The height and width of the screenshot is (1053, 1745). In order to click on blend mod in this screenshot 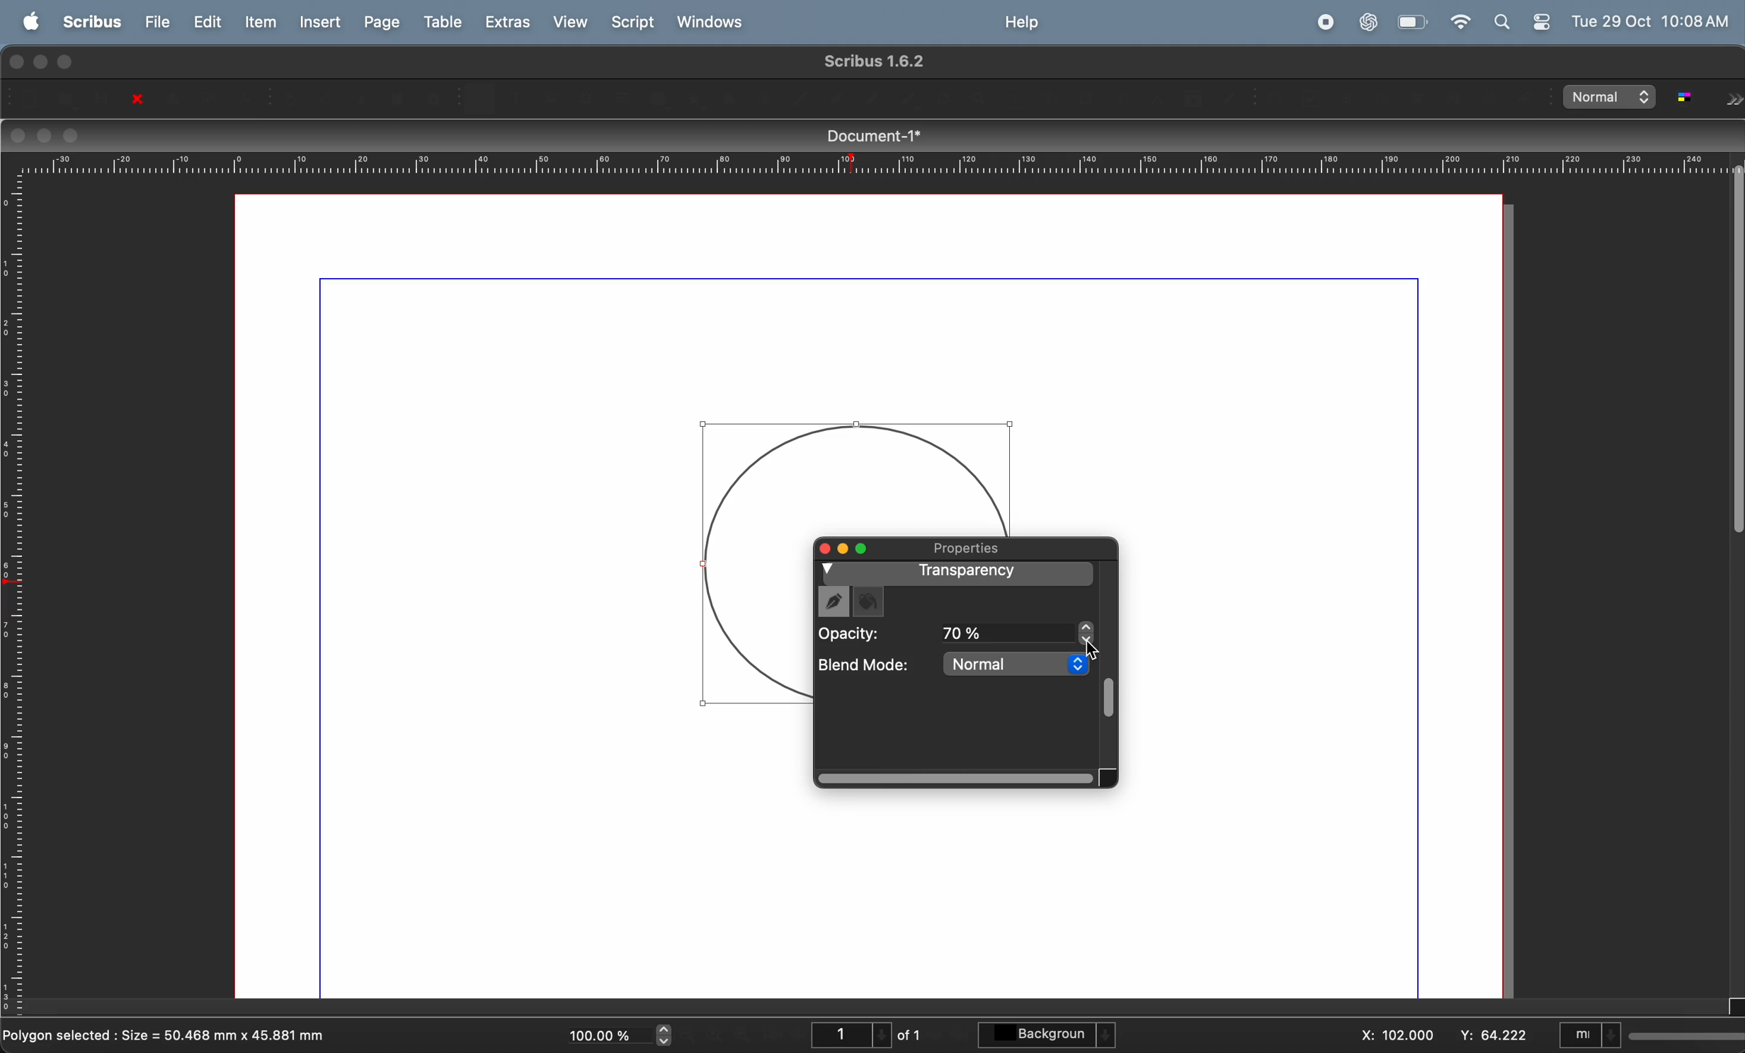, I will do `click(866, 668)`.